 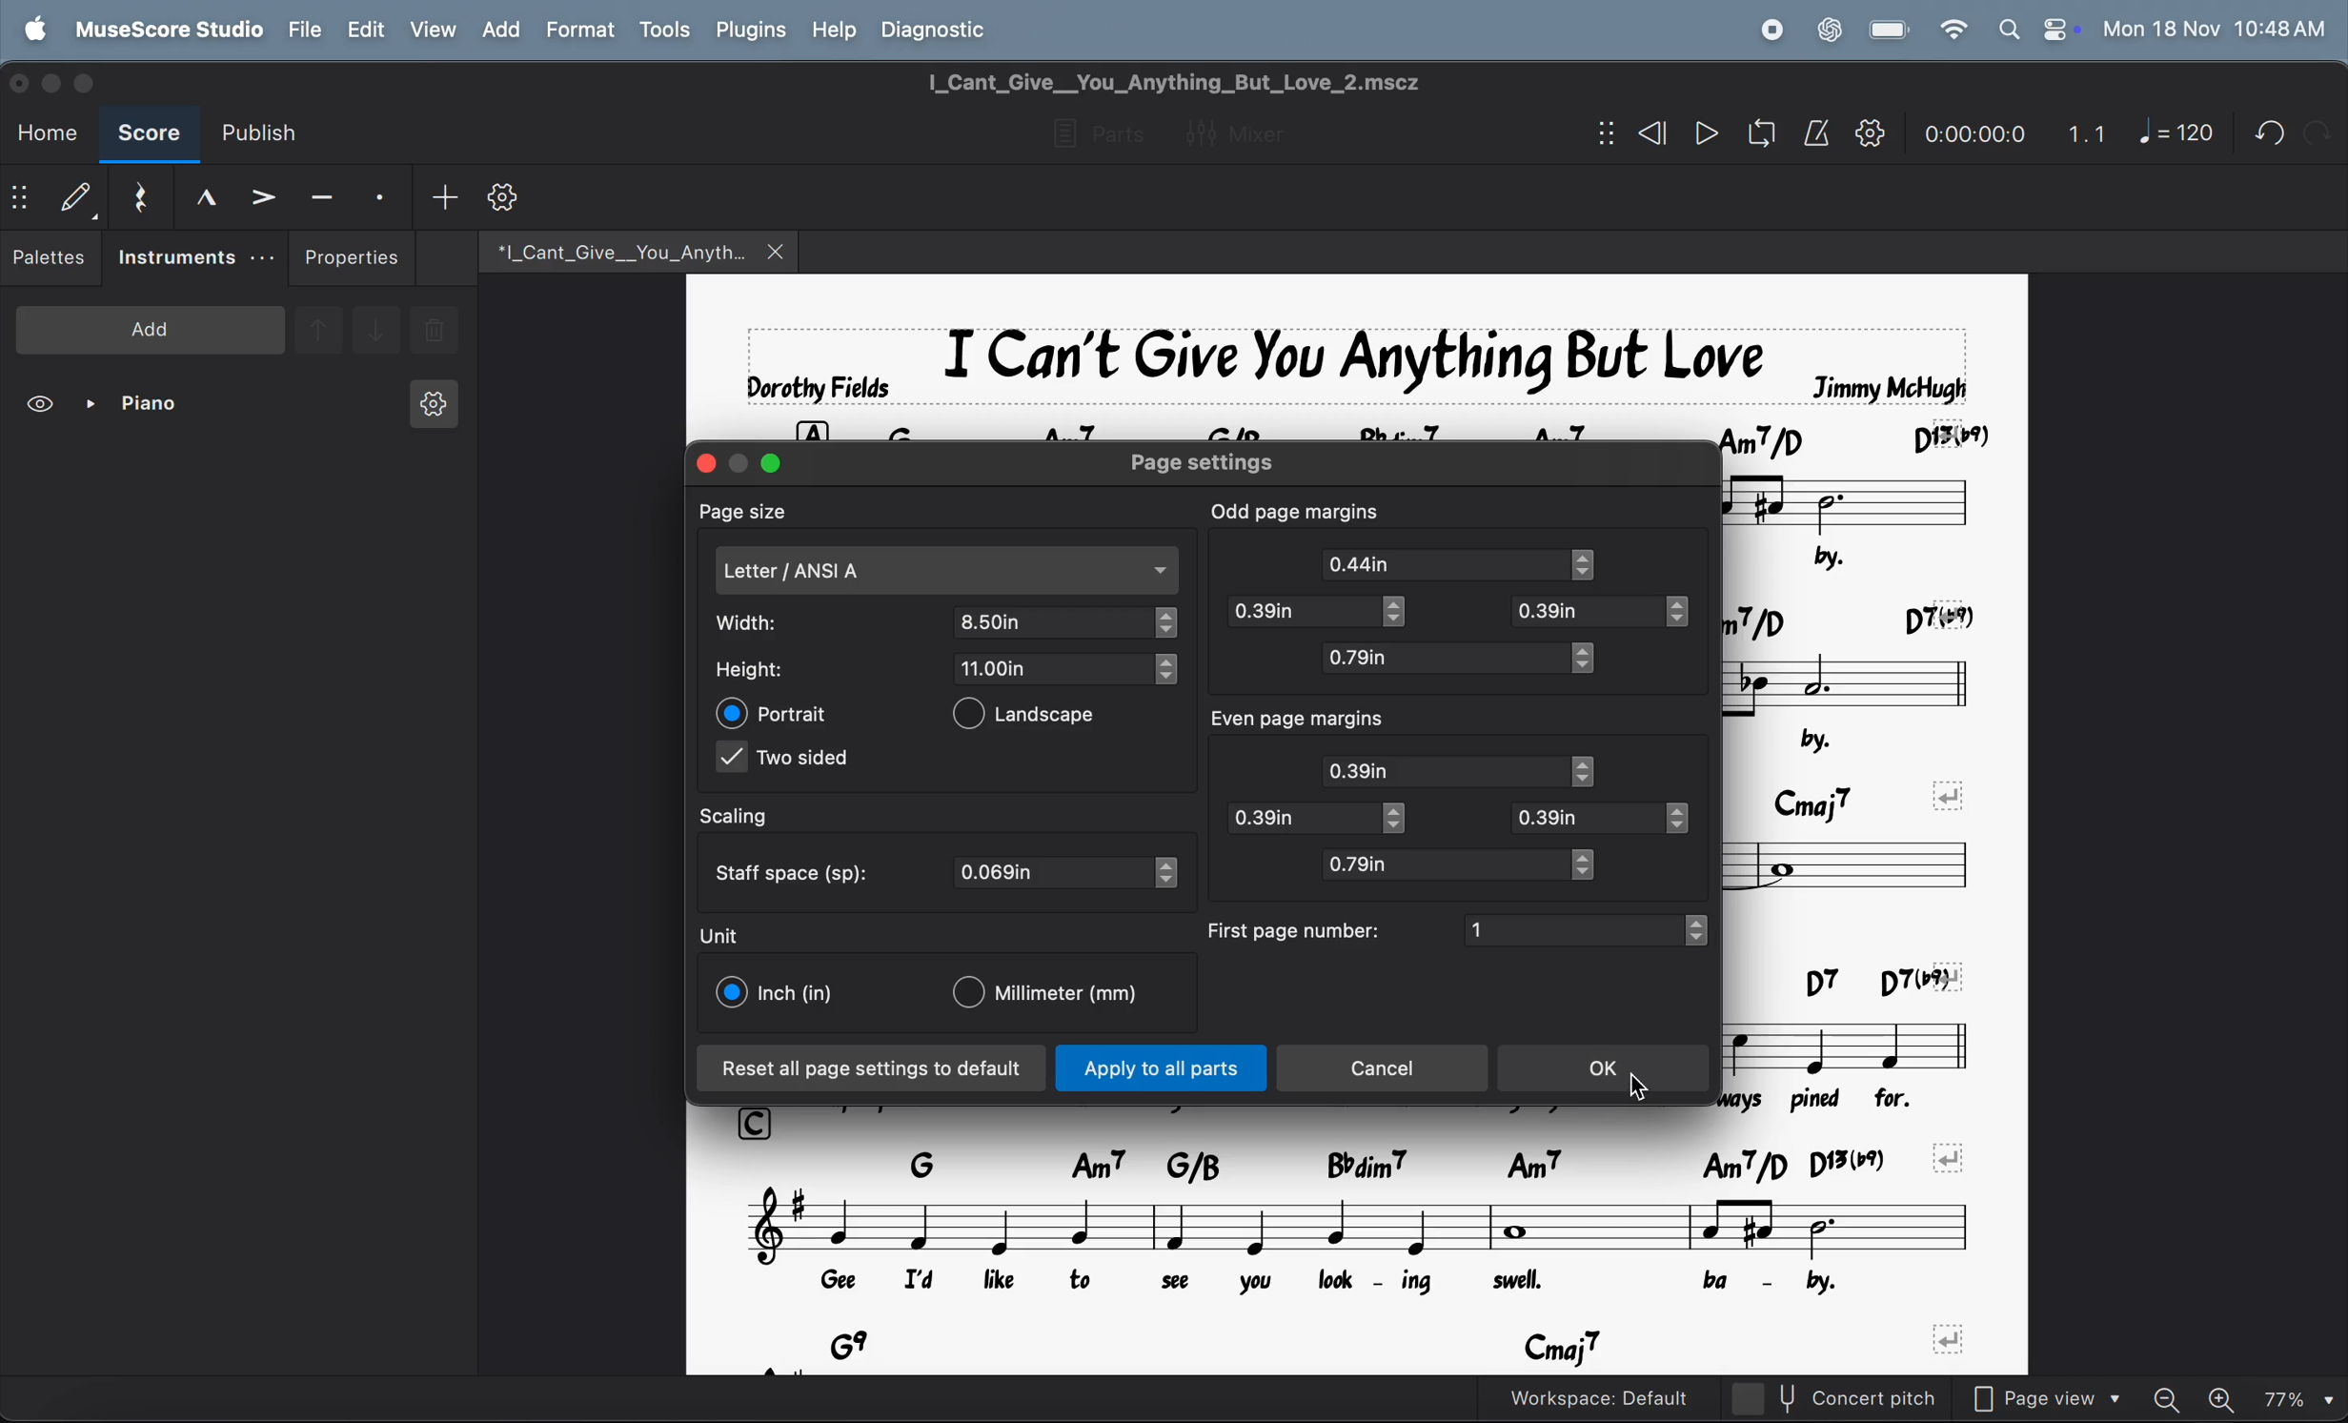 I want to click on reset, so click(x=138, y=193).